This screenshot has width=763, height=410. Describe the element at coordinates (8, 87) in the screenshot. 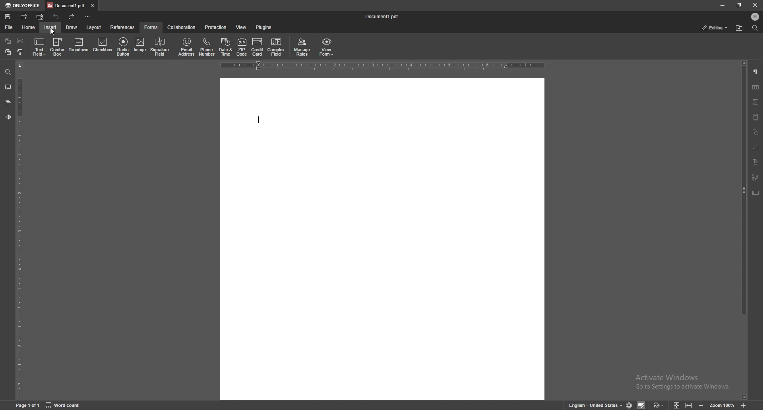

I see `comment` at that location.